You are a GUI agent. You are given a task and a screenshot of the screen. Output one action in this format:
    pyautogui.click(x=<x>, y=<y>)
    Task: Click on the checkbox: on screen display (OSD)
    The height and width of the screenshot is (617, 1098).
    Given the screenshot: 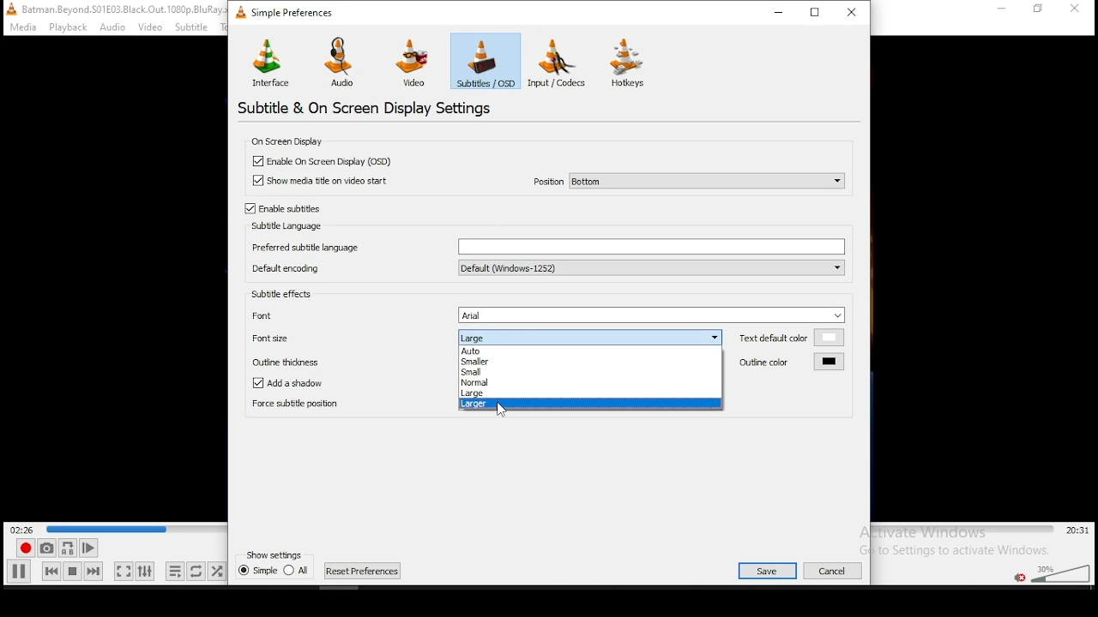 What is the action you would take?
    pyautogui.click(x=326, y=162)
    